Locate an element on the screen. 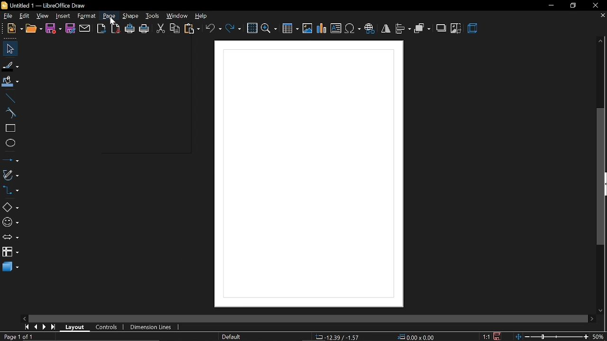 The width and height of the screenshot is (607, 341). view is located at coordinates (43, 16).